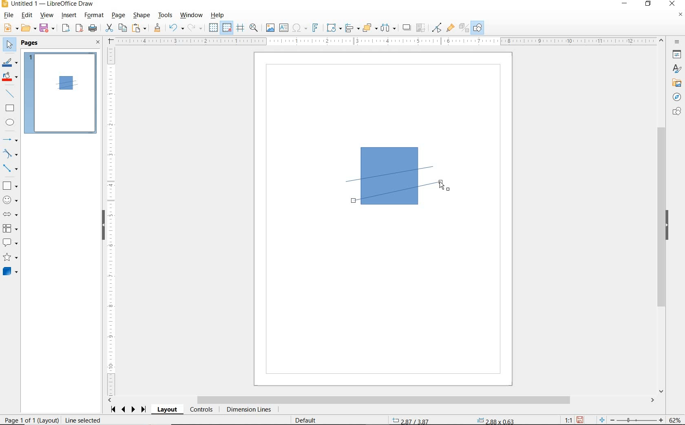 This screenshot has height=425, width=685. What do you see at coordinates (283, 28) in the screenshot?
I see `INSERT TEXT BOX` at bounding box center [283, 28].